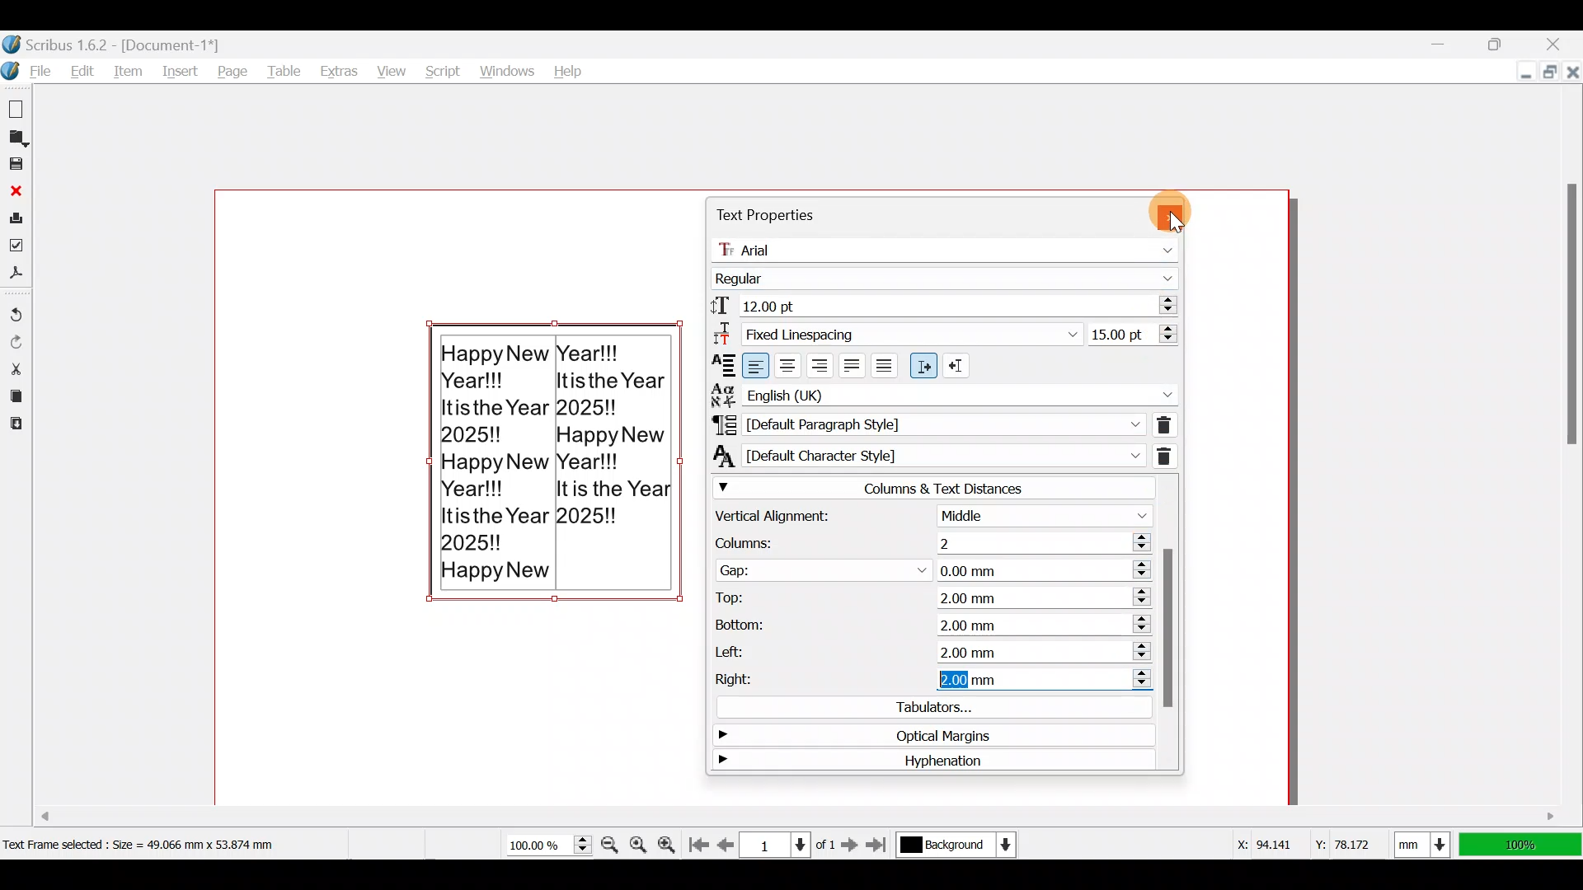 The image size is (1583, 890). What do you see at coordinates (890, 366) in the screenshot?
I see `Align text forced justified` at bounding box center [890, 366].